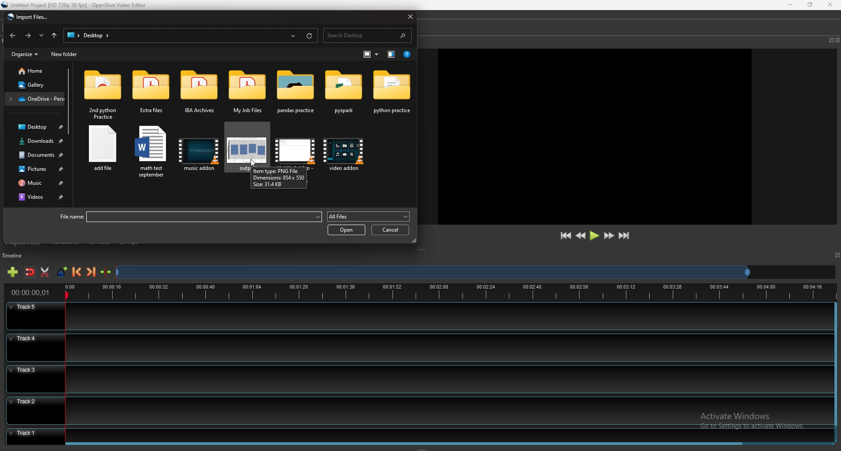 Image resolution: width=841 pixels, height=451 pixels. What do you see at coordinates (77, 272) in the screenshot?
I see `previous marker` at bounding box center [77, 272].